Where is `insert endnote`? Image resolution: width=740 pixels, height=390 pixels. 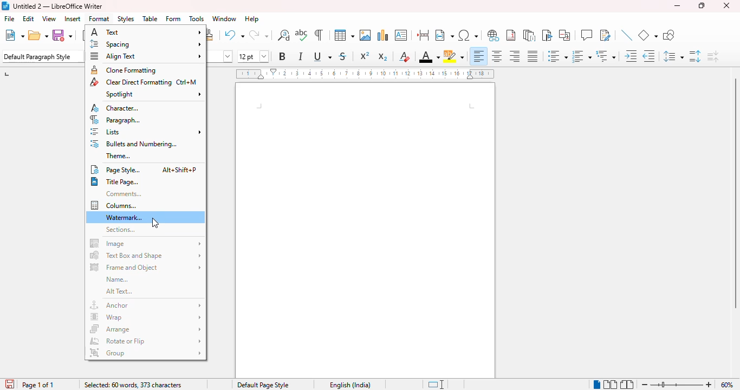 insert endnote is located at coordinates (529, 35).